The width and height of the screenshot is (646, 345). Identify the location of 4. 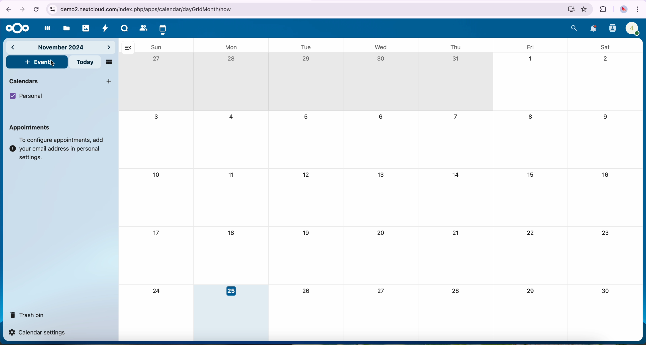
(233, 117).